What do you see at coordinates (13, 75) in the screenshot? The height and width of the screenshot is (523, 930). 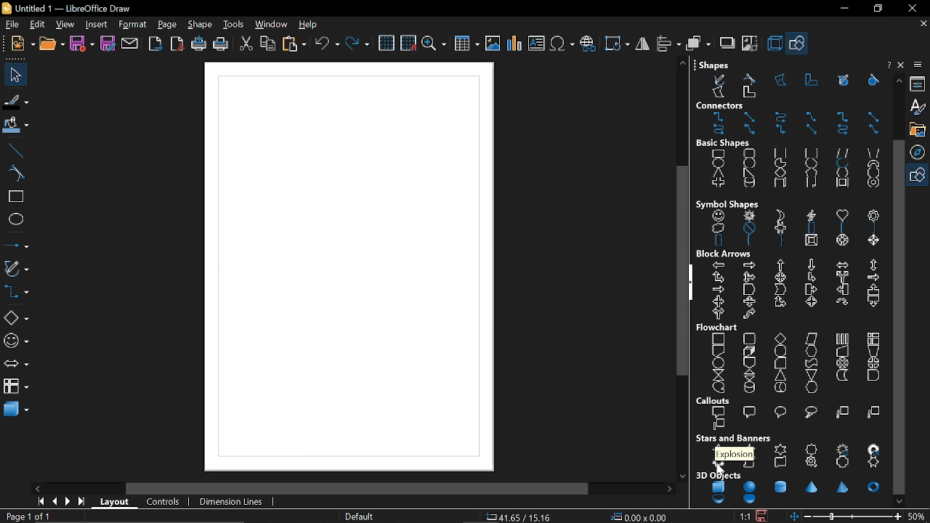 I see `select` at bounding box center [13, 75].